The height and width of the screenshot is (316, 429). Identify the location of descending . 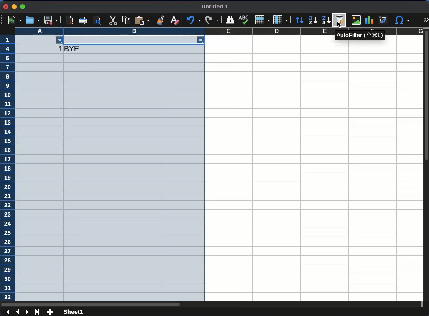
(327, 20).